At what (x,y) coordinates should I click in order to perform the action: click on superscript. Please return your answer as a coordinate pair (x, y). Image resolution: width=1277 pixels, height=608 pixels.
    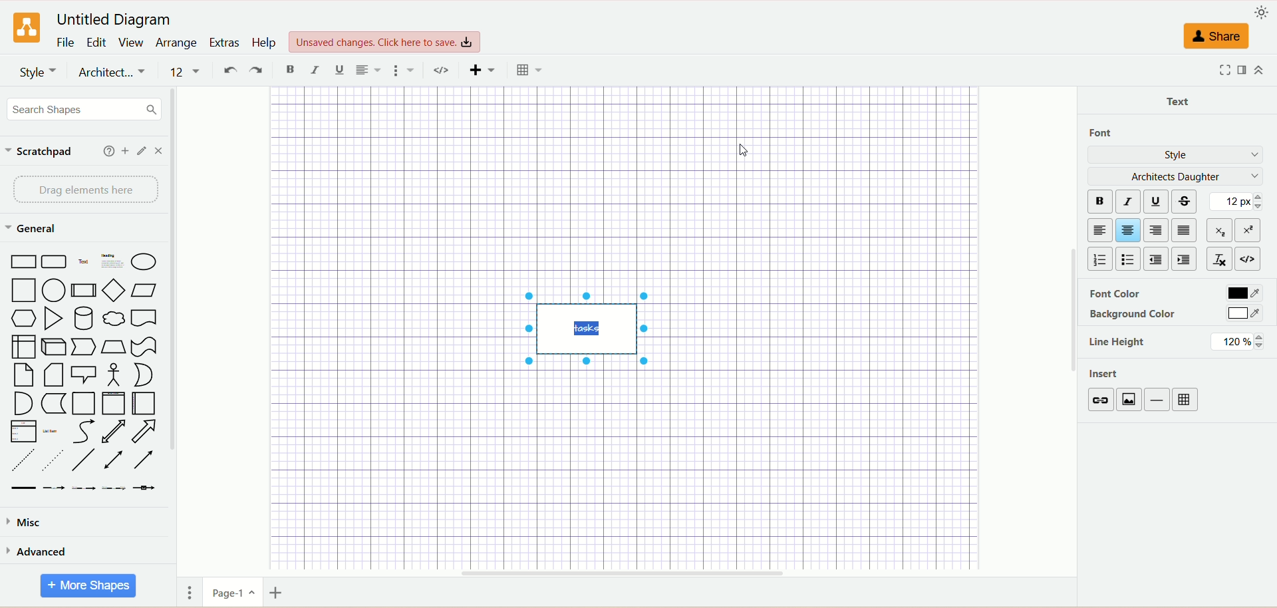
    Looking at the image, I should click on (1251, 230).